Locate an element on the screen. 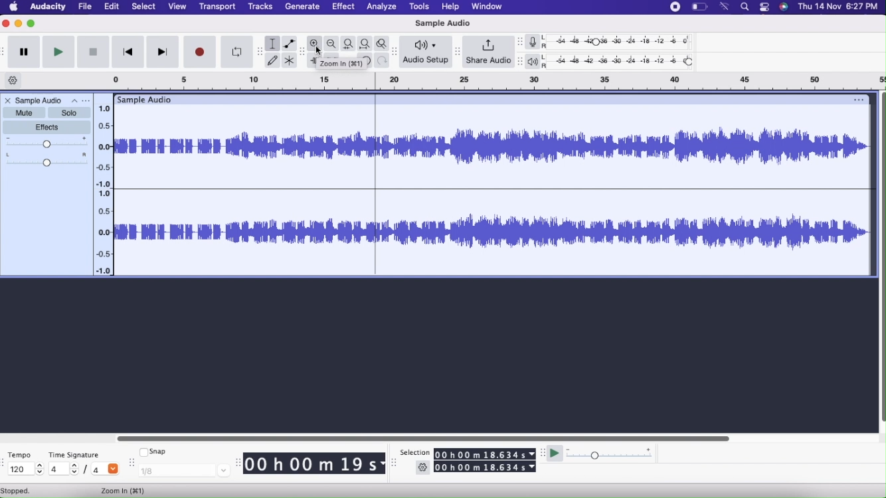 This screenshot has width=886, height=498. Share Audio is located at coordinates (488, 52).